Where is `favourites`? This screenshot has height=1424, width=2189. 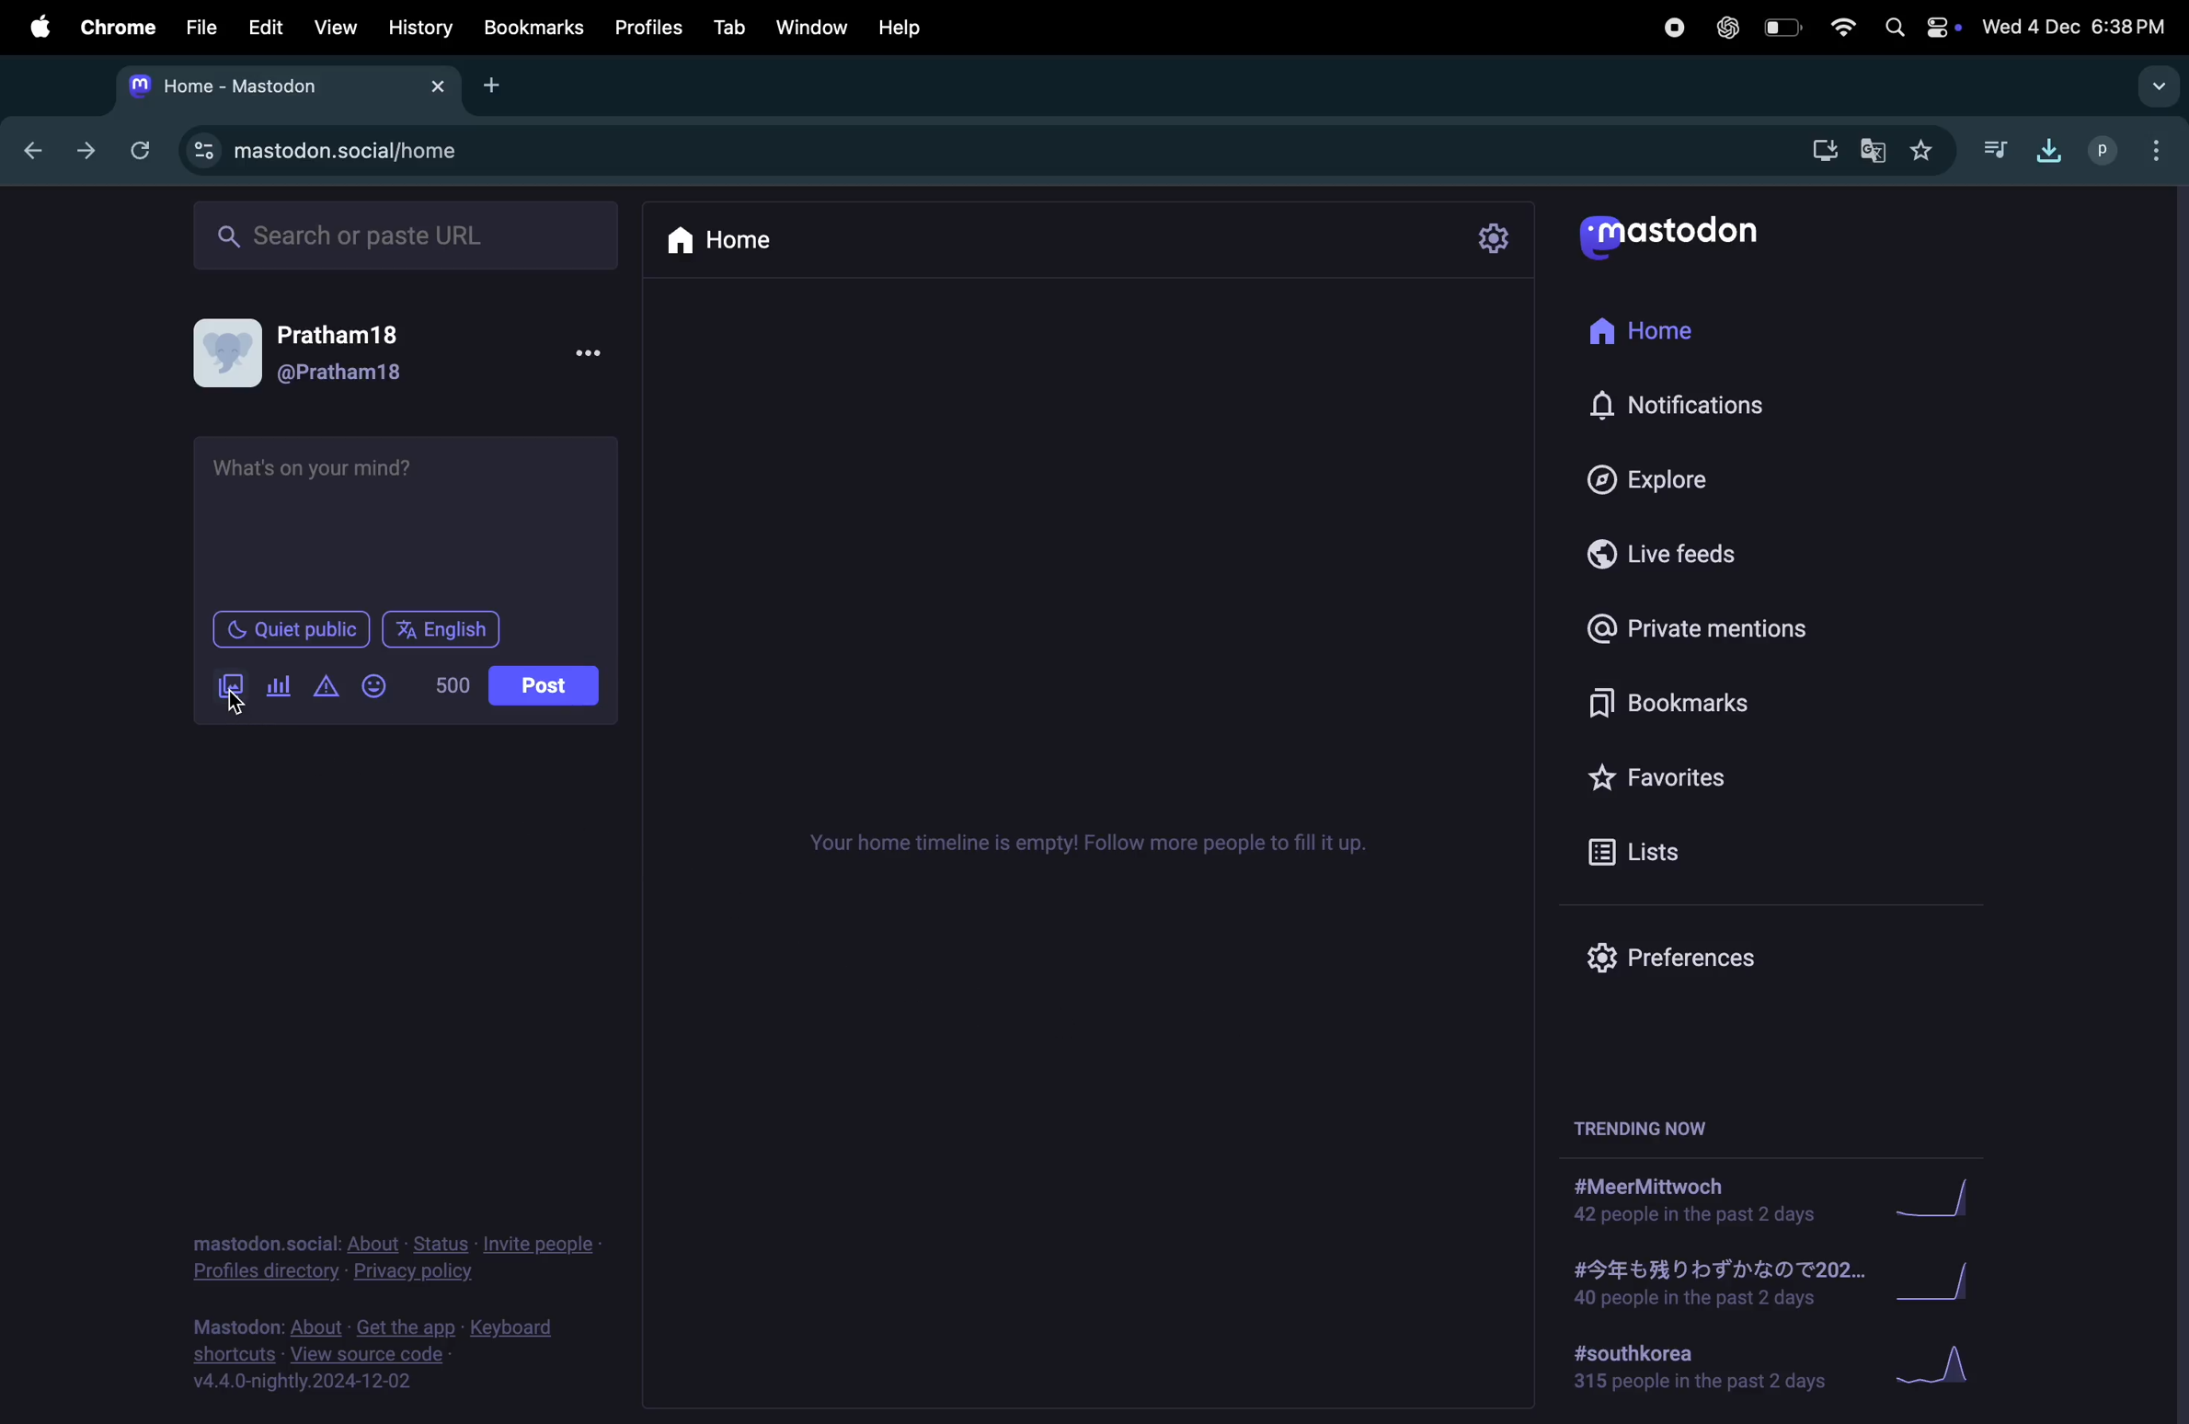
favourites is located at coordinates (1925, 151).